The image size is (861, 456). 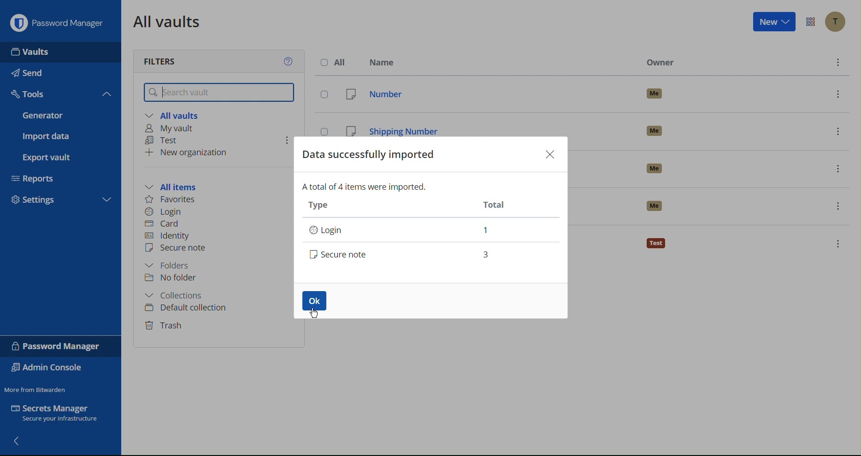 I want to click on Folders, so click(x=170, y=266).